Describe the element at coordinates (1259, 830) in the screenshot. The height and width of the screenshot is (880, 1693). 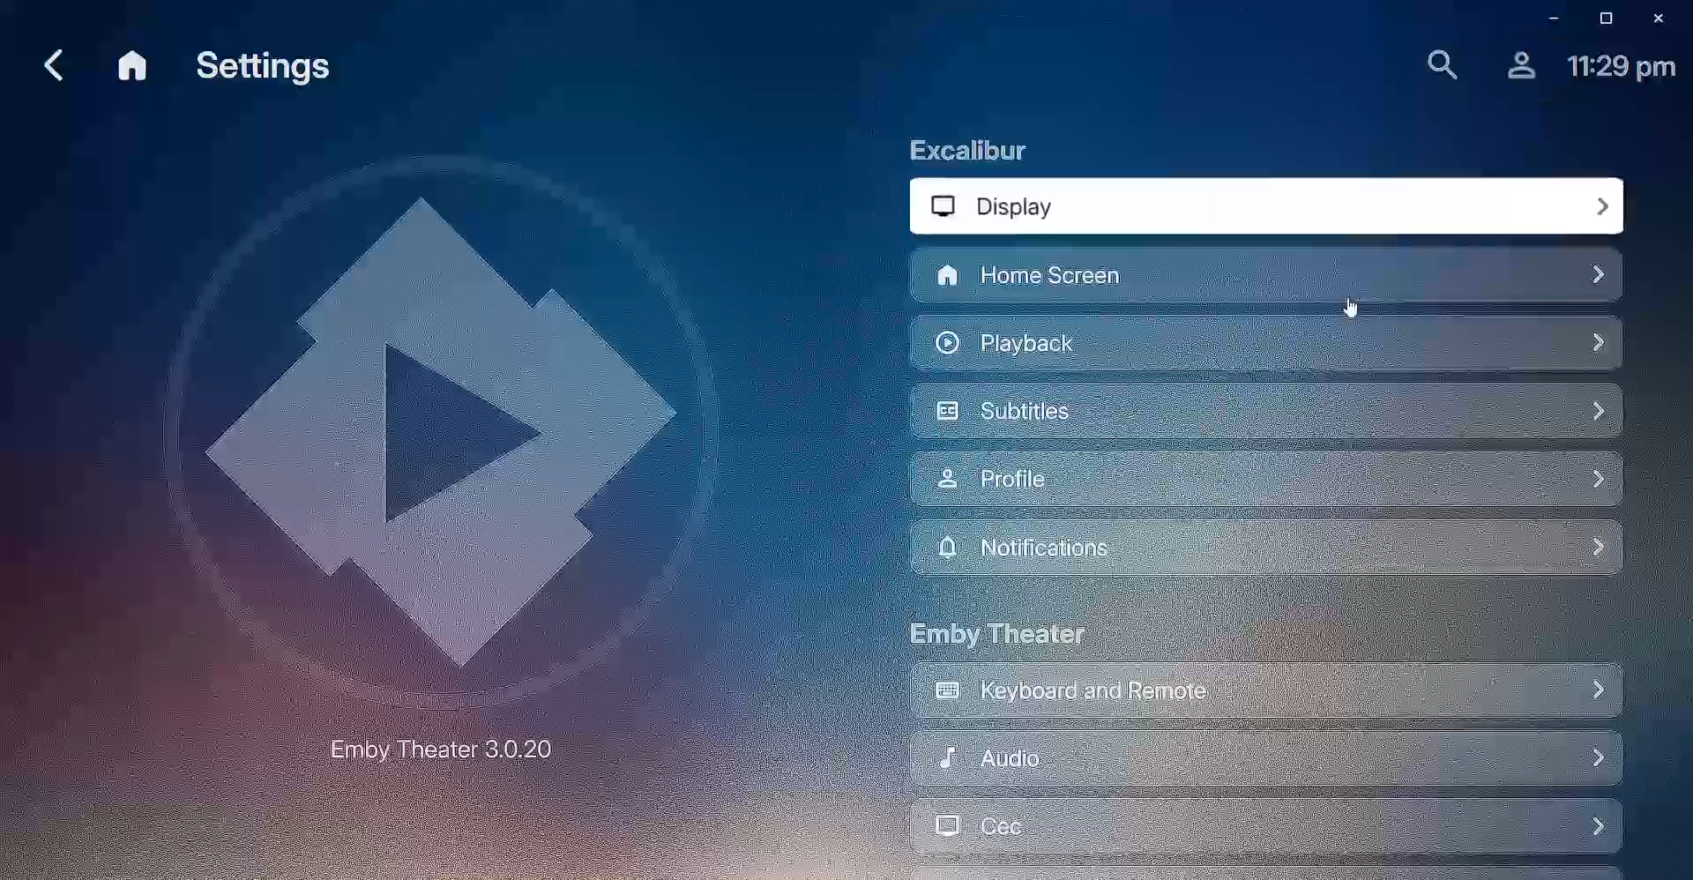
I see `Cec` at that location.